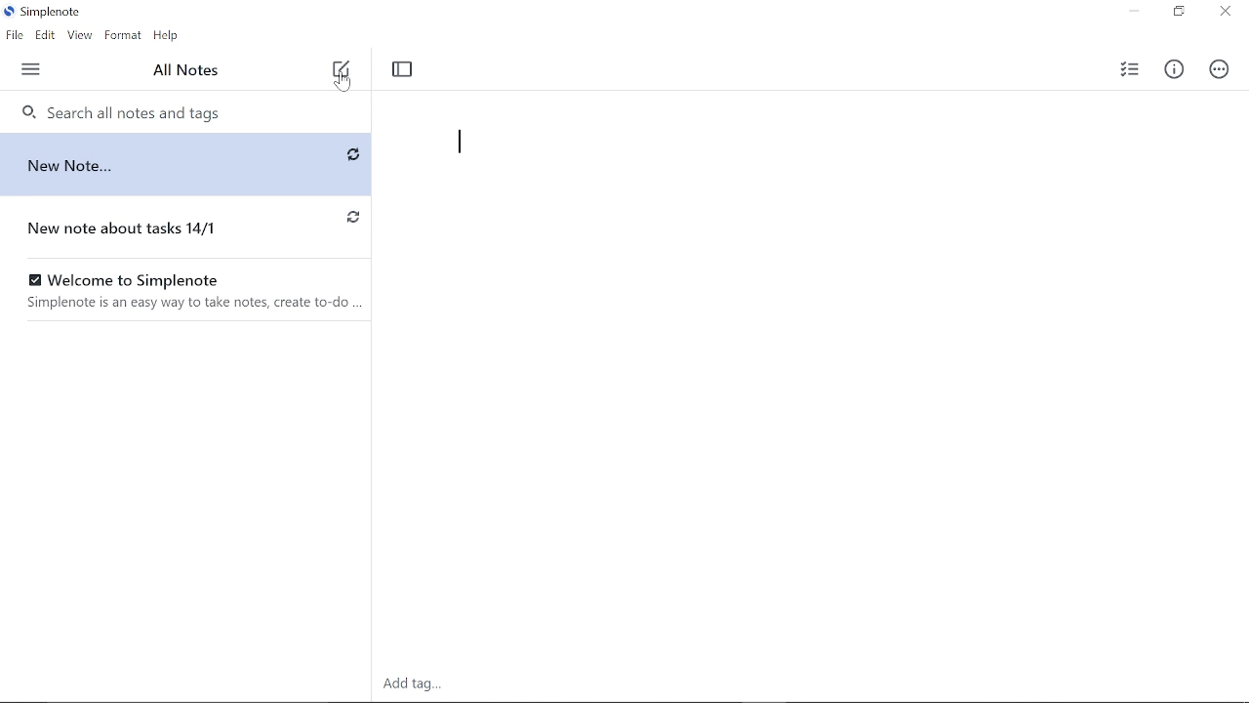 This screenshot has width=1249, height=703. What do you see at coordinates (422, 682) in the screenshot?
I see `Add tag...` at bounding box center [422, 682].